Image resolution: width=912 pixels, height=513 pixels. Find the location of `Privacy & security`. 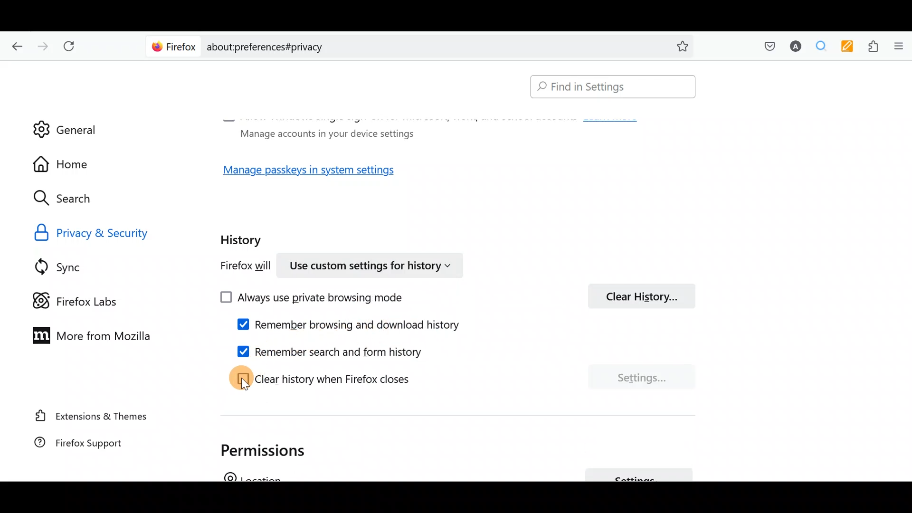

Privacy & security is located at coordinates (115, 232).